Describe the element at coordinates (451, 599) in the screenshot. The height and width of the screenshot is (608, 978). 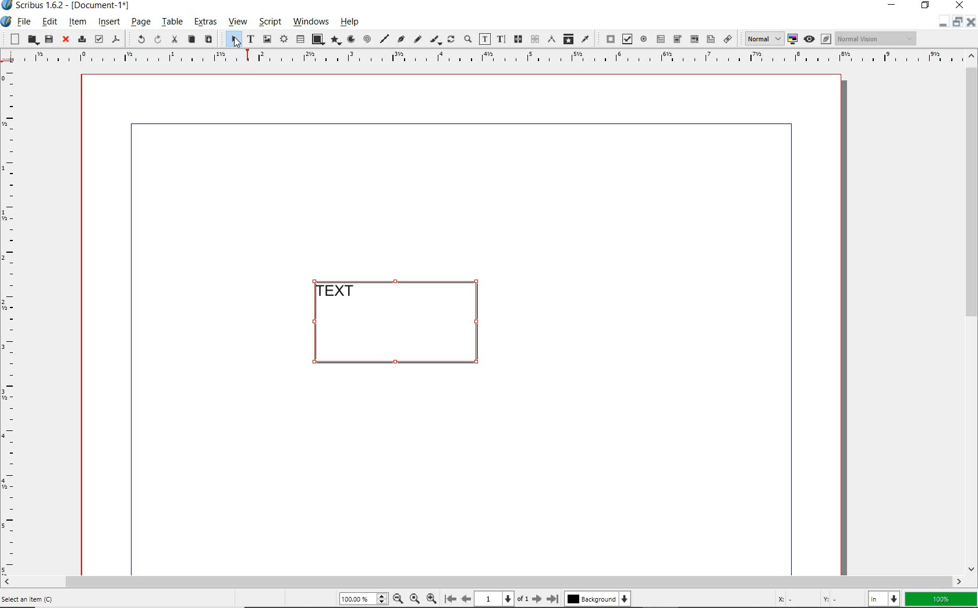
I see `First Page` at that location.